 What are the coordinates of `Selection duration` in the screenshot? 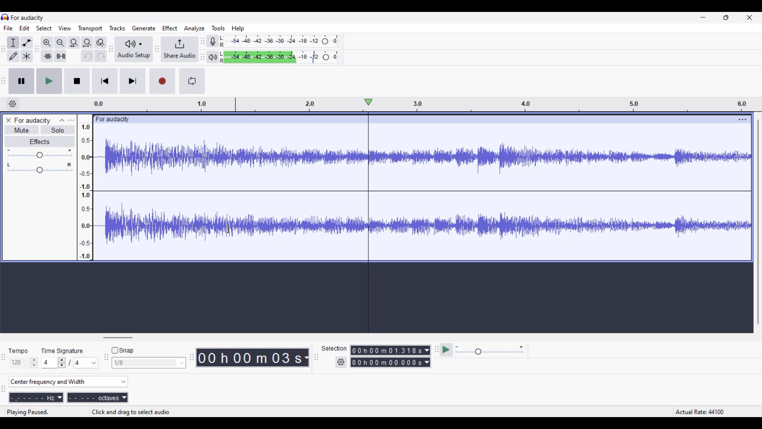 It's located at (387, 357).